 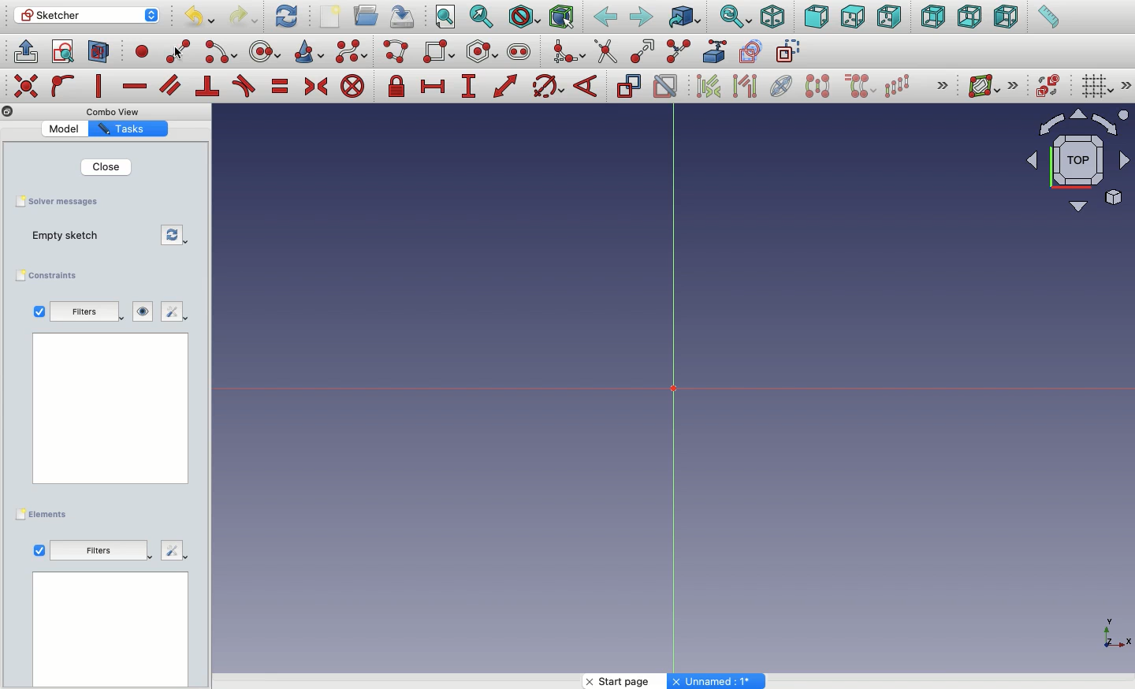 What do you see at coordinates (286, 17) in the screenshot?
I see `Refresh` at bounding box center [286, 17].